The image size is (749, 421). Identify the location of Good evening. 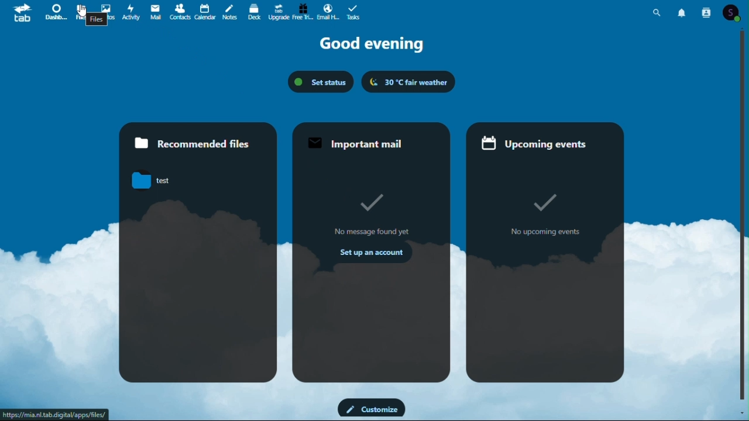
(371, 43).